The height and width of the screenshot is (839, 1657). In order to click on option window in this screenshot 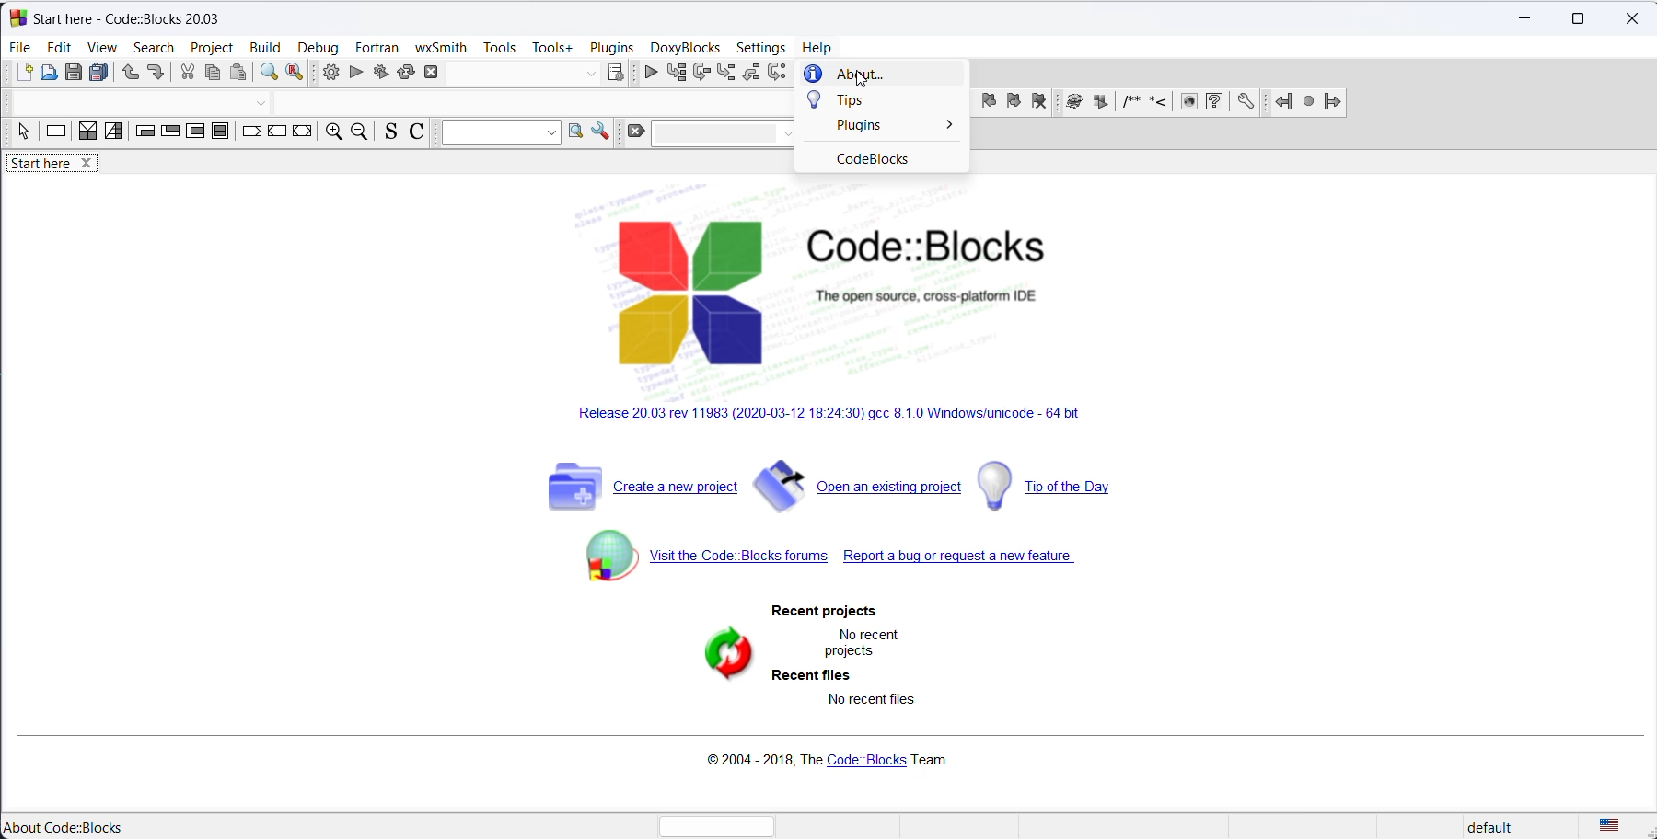, I will do `click(604, 135)`.